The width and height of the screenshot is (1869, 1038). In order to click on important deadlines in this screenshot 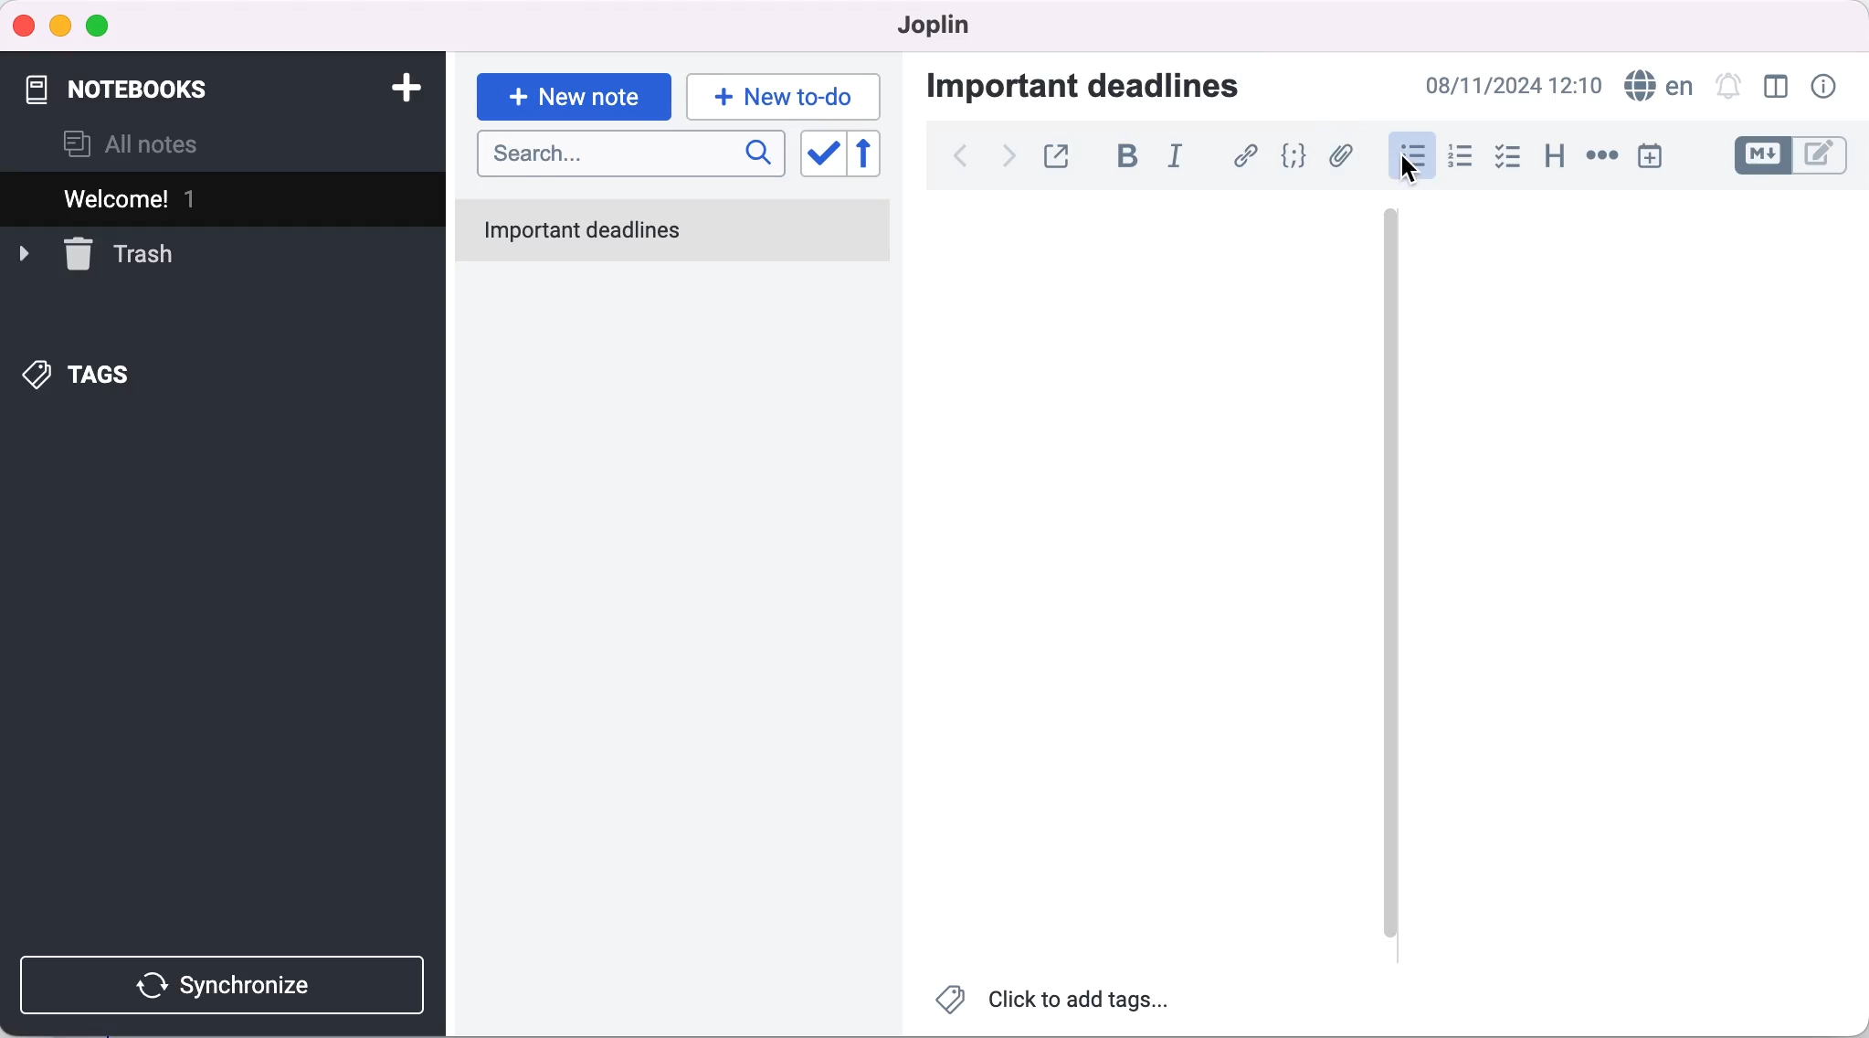, I will do `click(1103, 90)`.